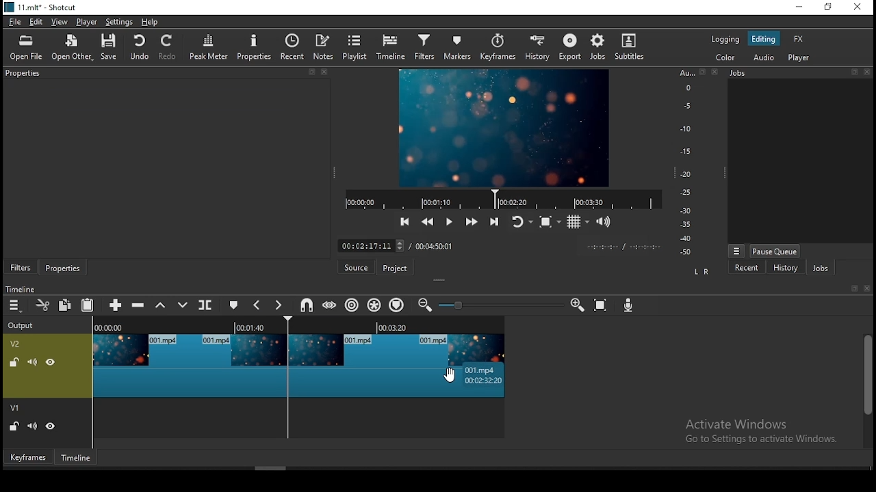 This screenshot has width=876, height=492. What do you see at coordinates (17, 344) in the screenshot?
I see `V2` at bounding box center [17, 344].